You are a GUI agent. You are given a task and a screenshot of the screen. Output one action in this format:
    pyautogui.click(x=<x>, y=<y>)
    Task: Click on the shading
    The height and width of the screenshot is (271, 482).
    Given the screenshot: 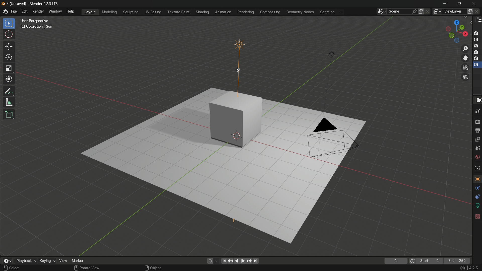 What is the action you would take?
    pyautogui.click(x=203, y=12)
    